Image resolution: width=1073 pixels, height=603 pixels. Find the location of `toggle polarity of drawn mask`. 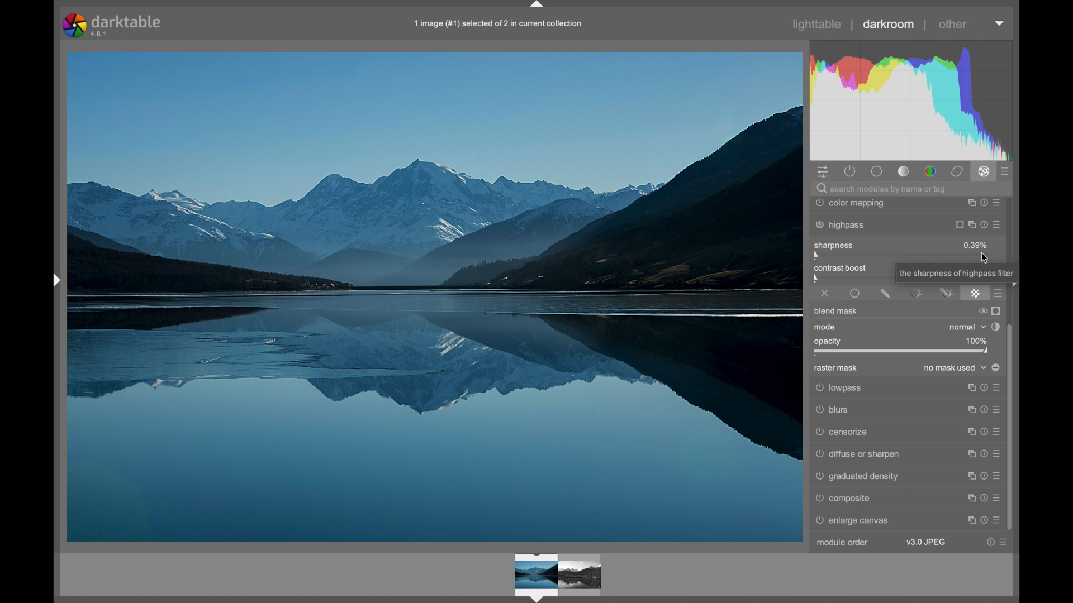

toggle polarity of drawn mask is located at coordinates (996, 367).